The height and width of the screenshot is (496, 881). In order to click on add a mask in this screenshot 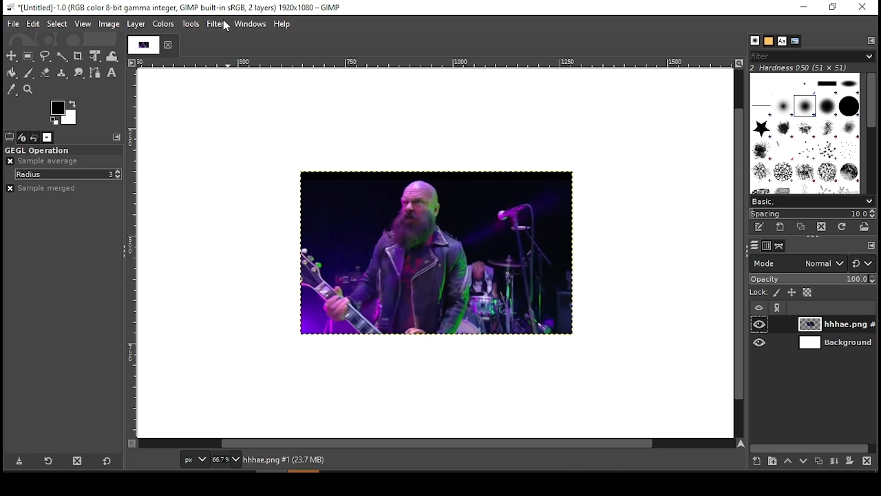, I will do `click(849, 462)`.